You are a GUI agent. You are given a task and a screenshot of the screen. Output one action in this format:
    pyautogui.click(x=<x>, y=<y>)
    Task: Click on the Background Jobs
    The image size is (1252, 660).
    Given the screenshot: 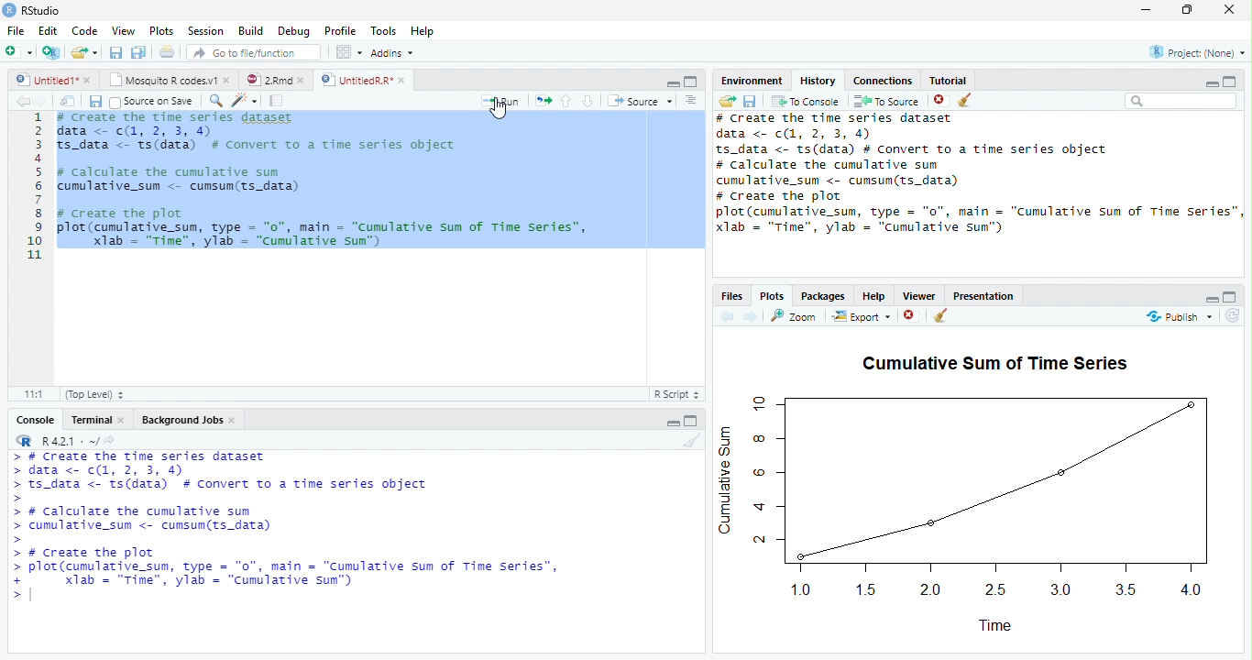 What is the action you would take?
    pyautogui.click(x=190, y=419)
    